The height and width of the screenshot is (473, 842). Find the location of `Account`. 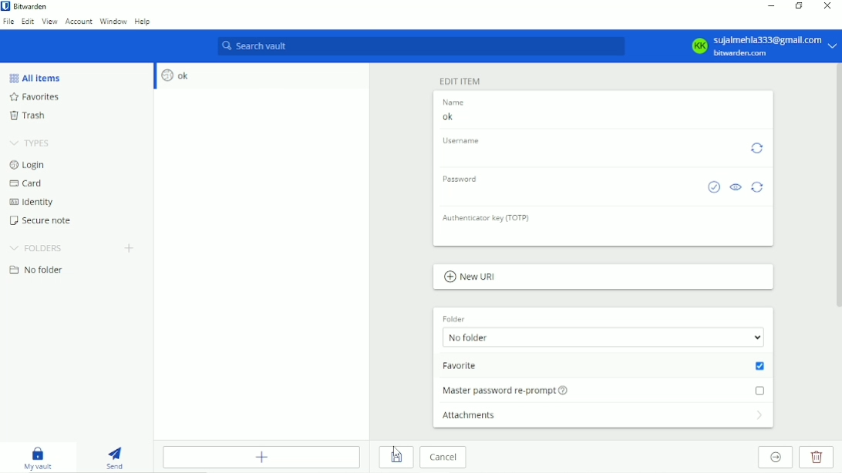

Account is located at coordinates (79, 22).